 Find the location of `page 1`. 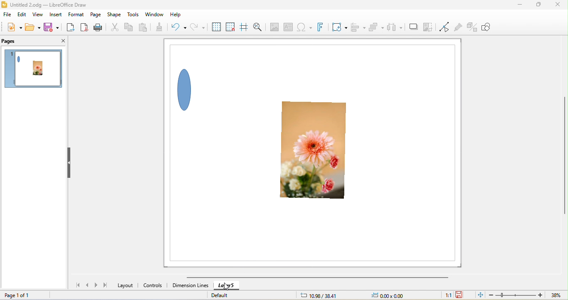

page 1 is located at coordinates (35, 70).